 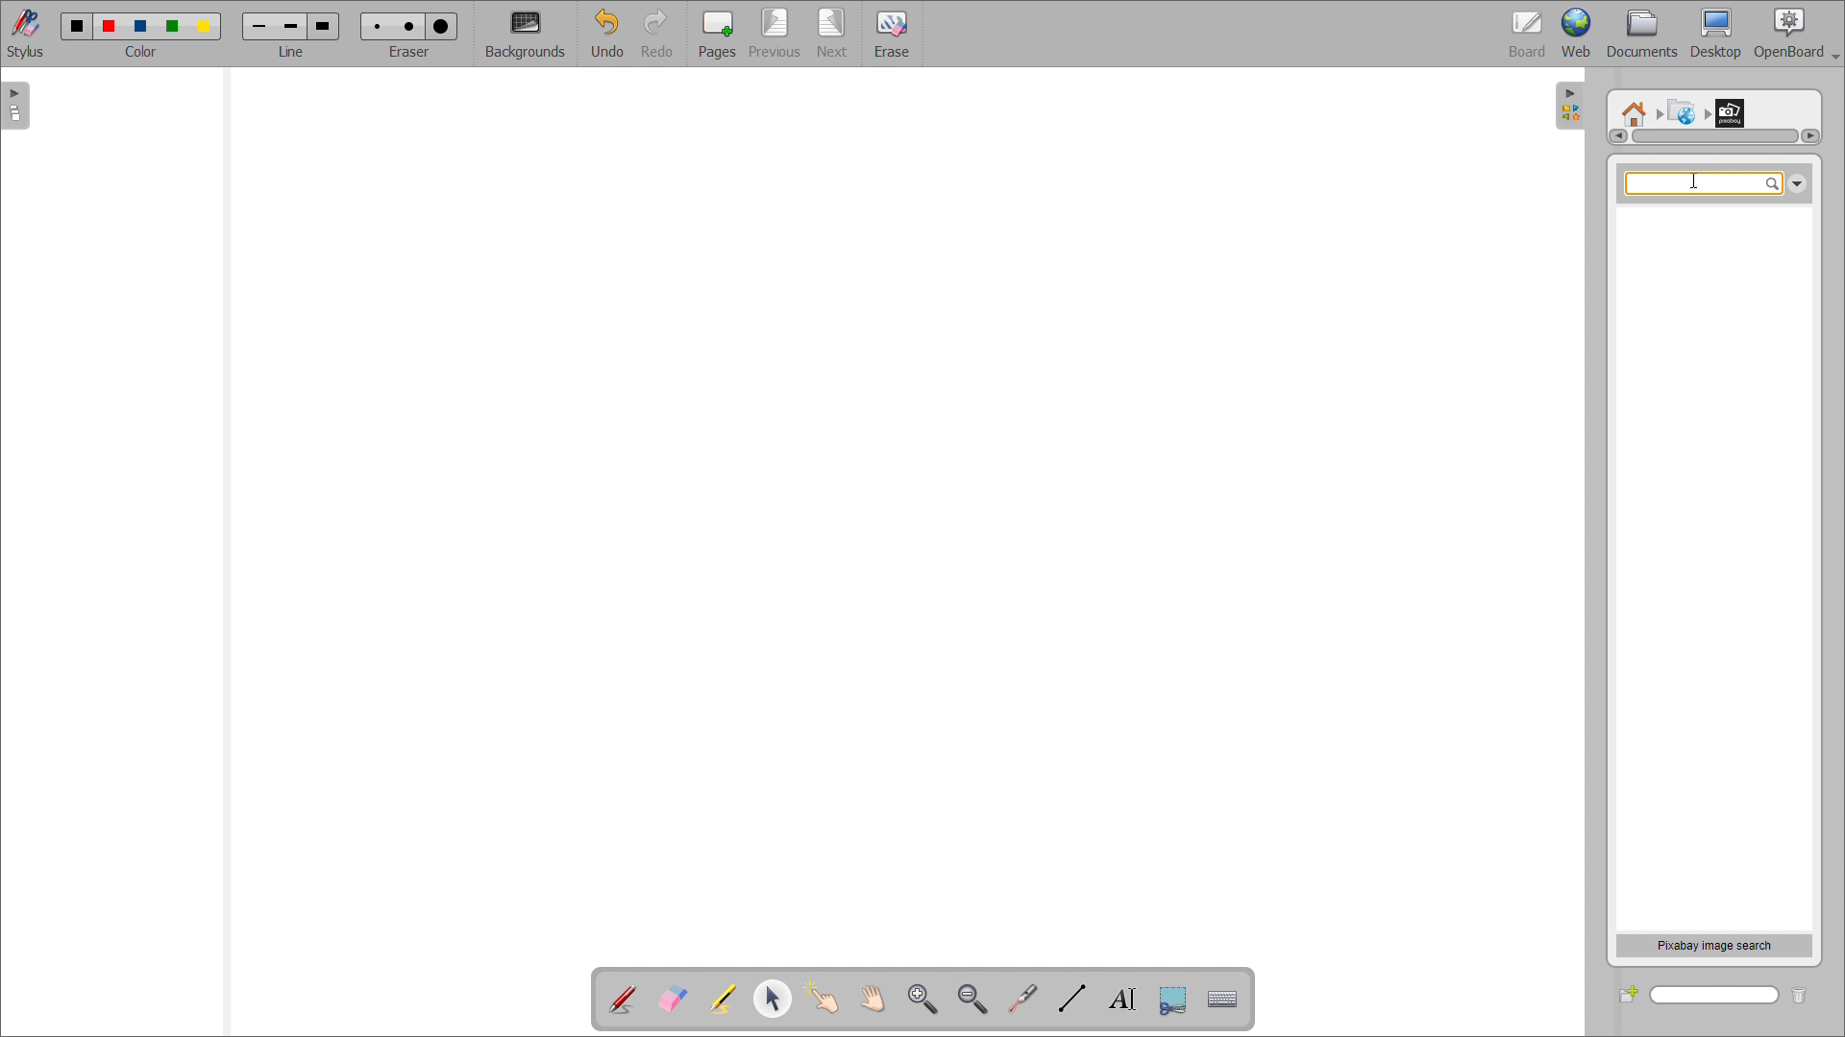 I want to click on write text, so click(x=1122, y=999).